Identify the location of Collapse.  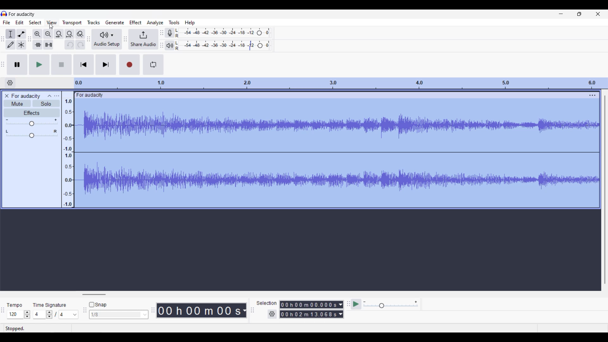
(50, 96).